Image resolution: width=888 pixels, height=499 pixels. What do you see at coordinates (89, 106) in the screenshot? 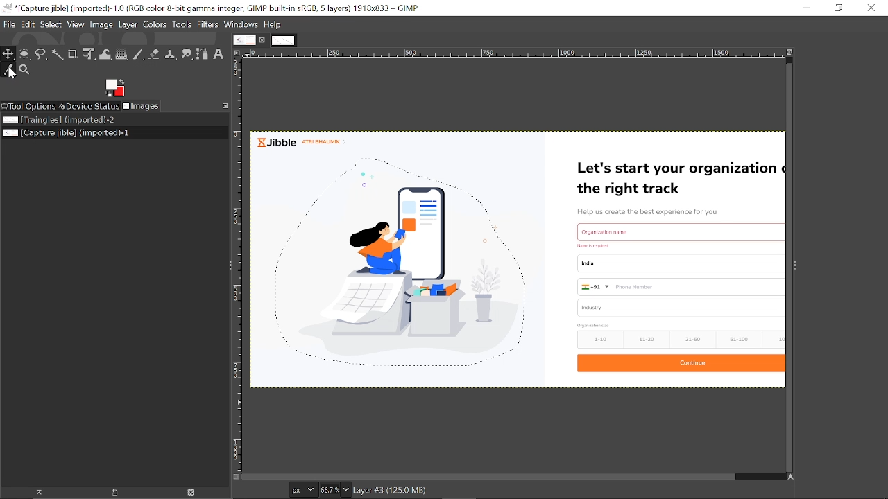
I see `Device status` at bounding box center [89, 106].